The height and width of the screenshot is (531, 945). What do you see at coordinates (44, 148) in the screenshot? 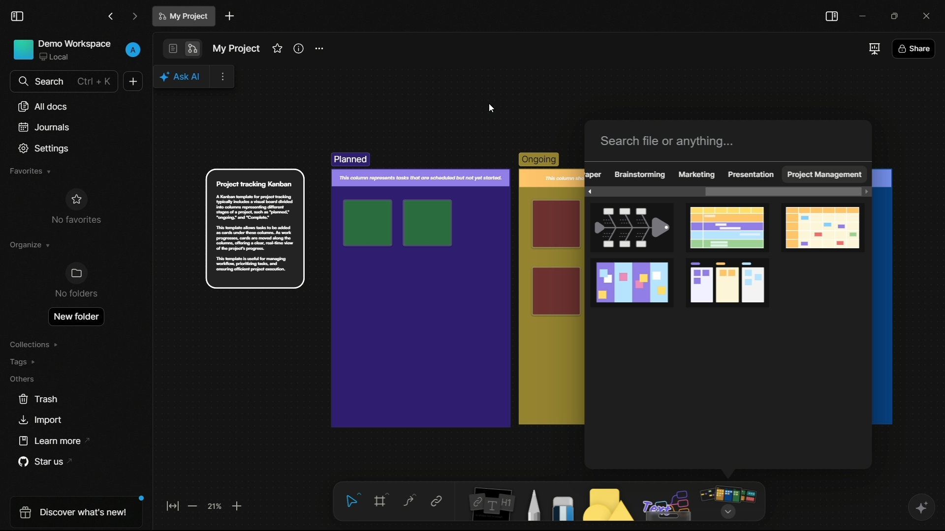
I see `settings` at bounding box center [44, 148].